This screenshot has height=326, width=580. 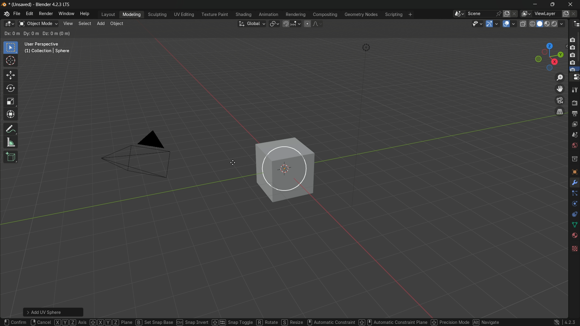 What do you see at coordinates (478, 24) in the screenshot?
I see `selectability and visibility` at bounding box center [478, 24].